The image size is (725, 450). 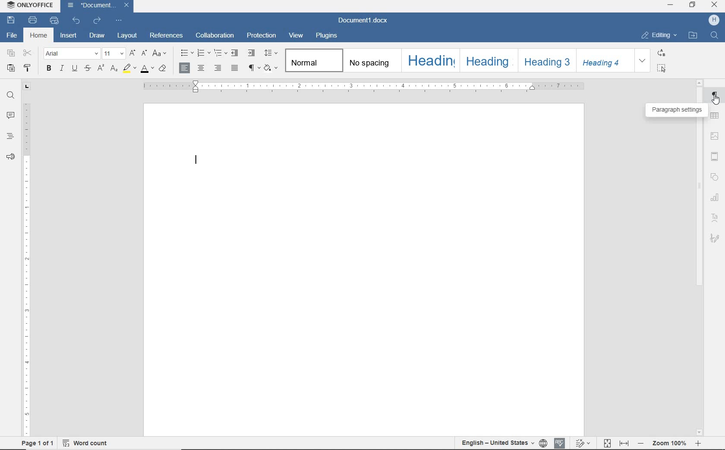 What do you see at coordinates (642, 60) in the screenshot?
I see `expand` at bounding box center [642, 60].